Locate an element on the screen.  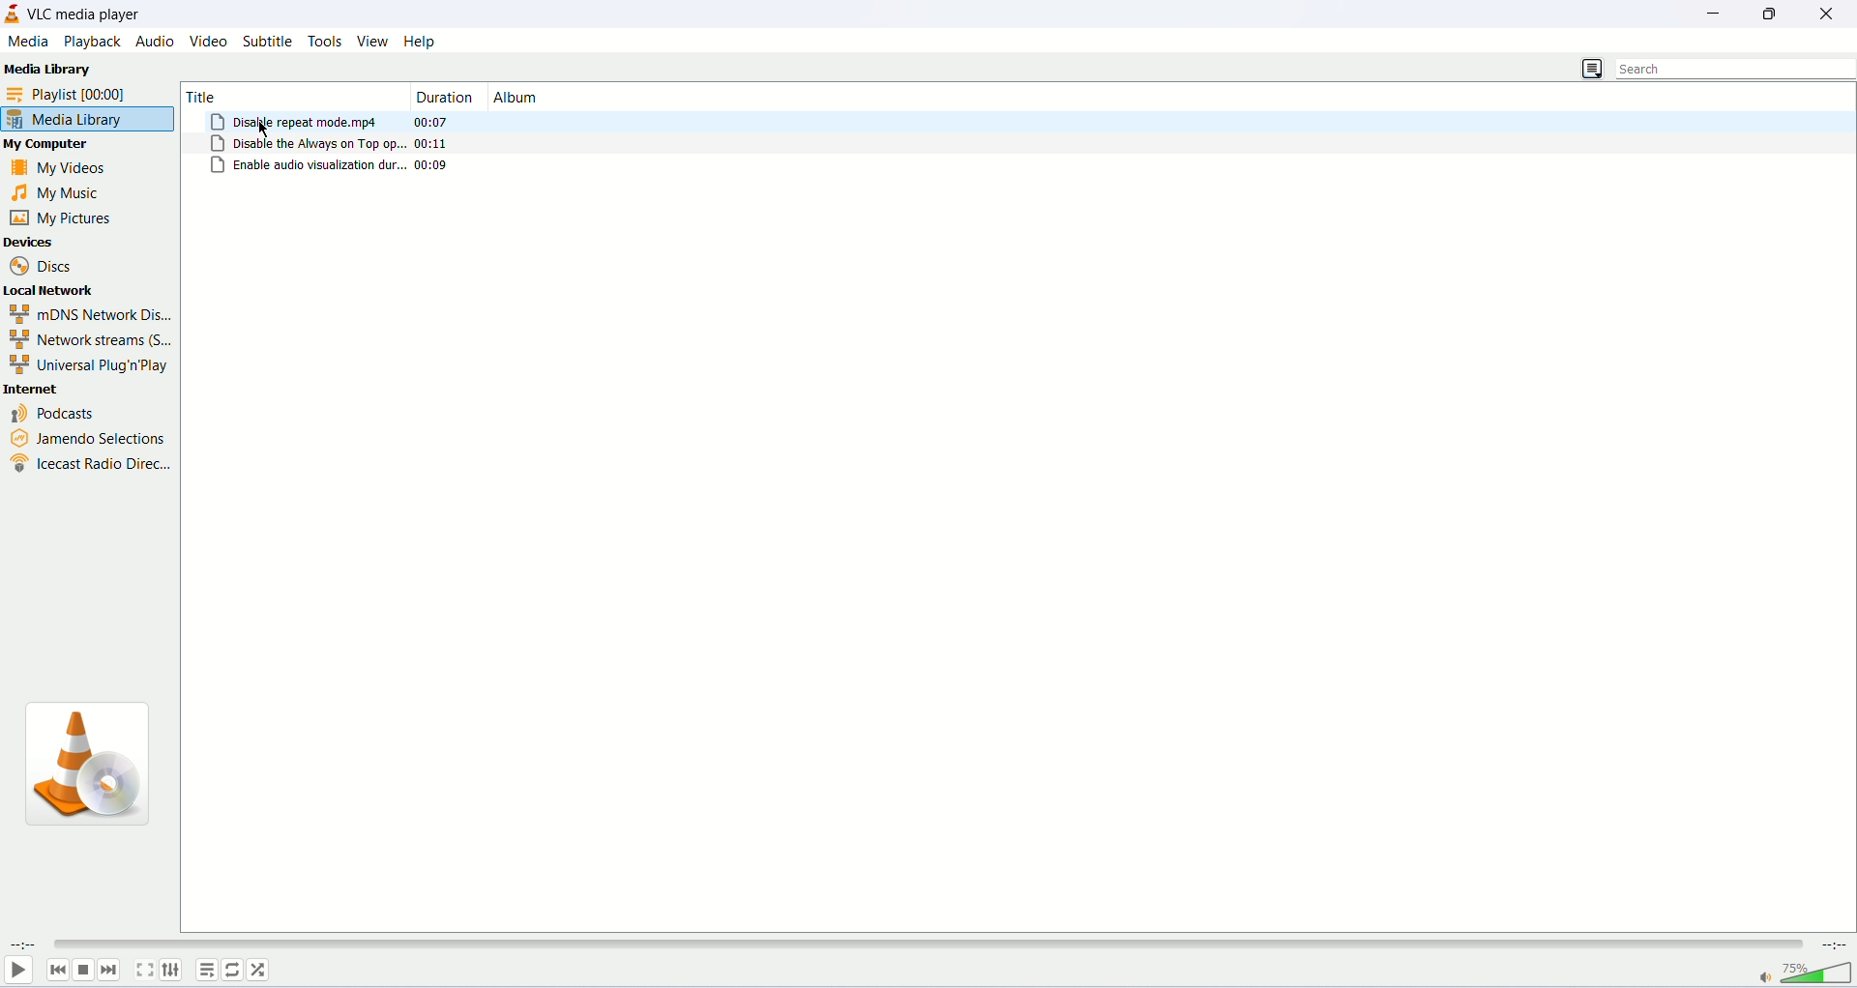
toggle loop is located at coordinates (231, 971).